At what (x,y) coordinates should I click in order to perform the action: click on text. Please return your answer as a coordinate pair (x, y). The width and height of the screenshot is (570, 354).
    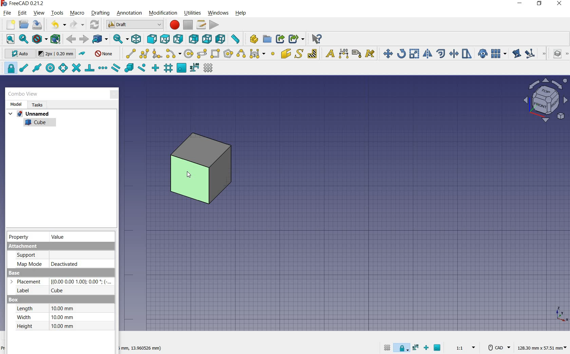
    Looking at the image, I should click on (329, 53).